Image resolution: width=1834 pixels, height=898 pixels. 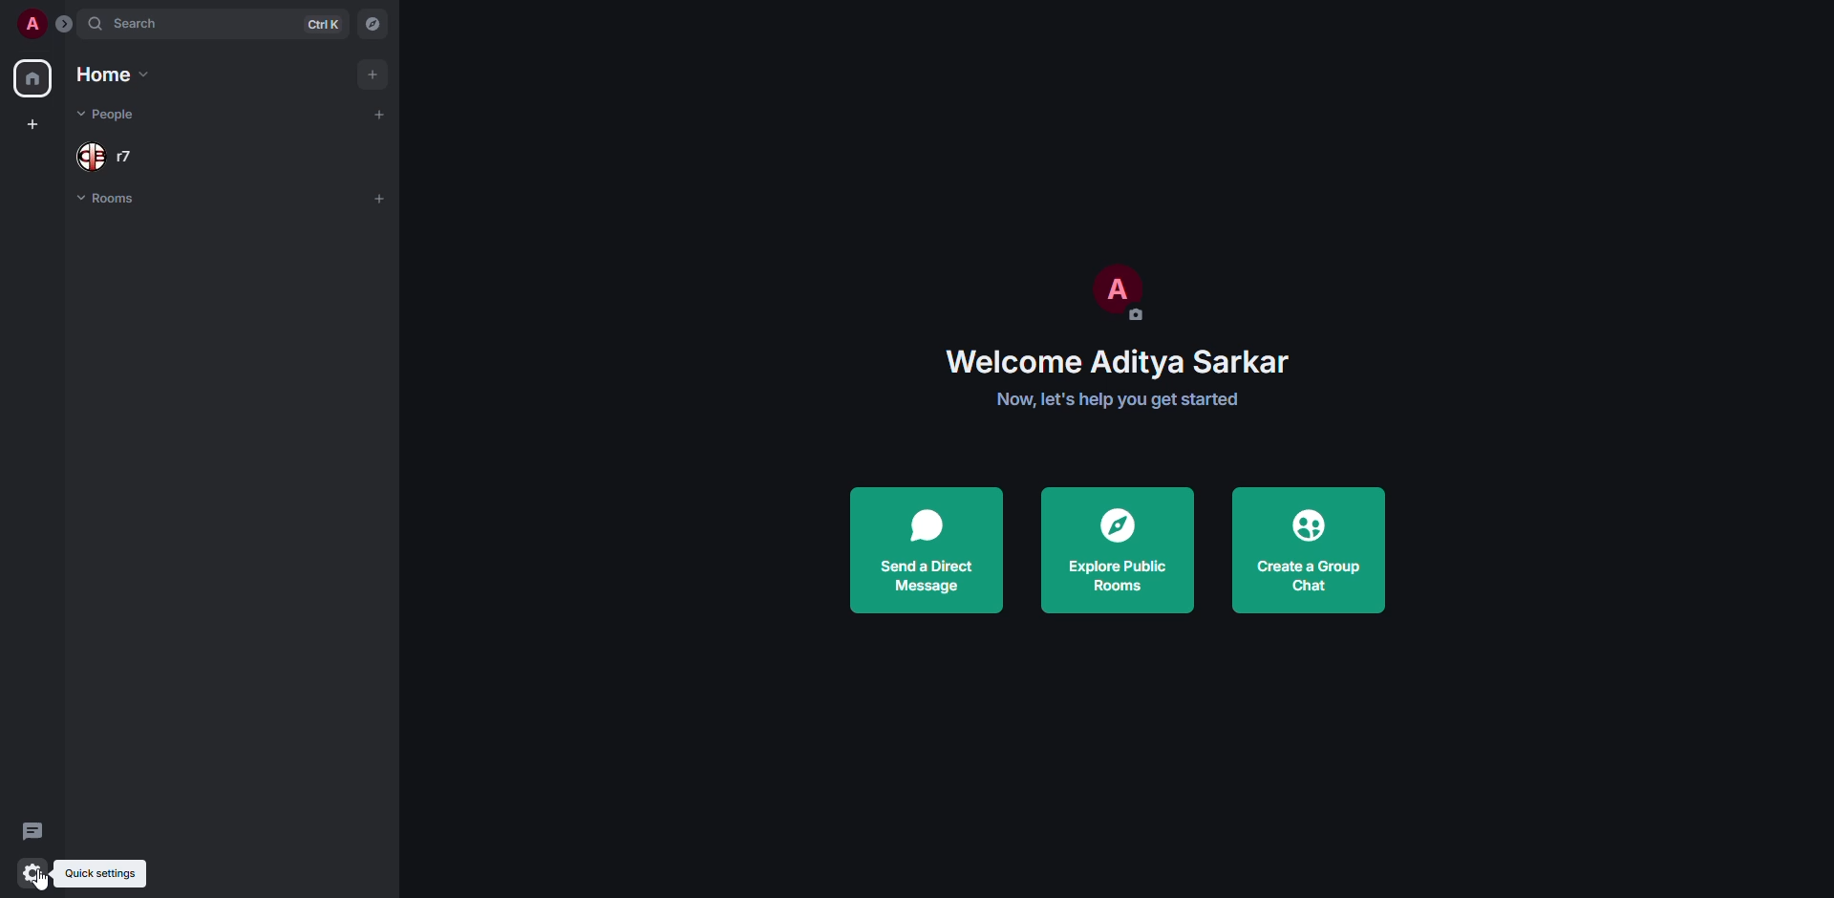 I want to click on quick settings, so click(x=32, y=871).